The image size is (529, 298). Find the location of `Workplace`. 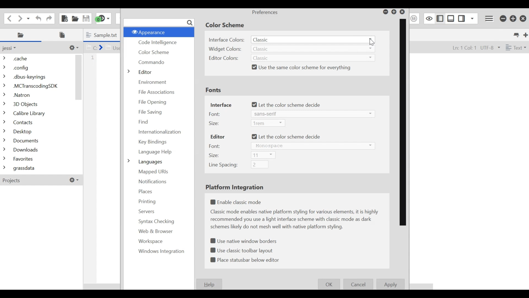

Workplace is located at coordinates (149, 242).